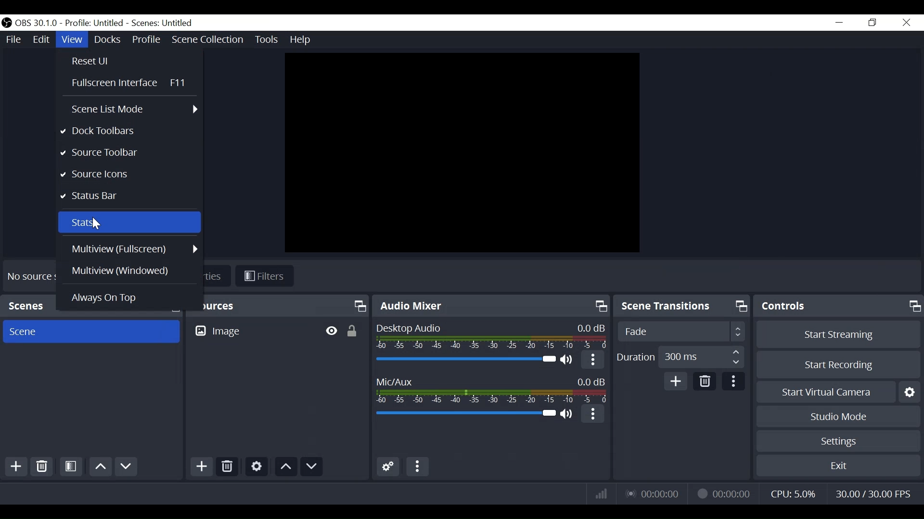 Image resolution: width=924 pixels, height=519 pixels. What do you see at coordinates (464, 360) in the screenshot?
I see `Desktop Audio` at bounding box center [464, 360].